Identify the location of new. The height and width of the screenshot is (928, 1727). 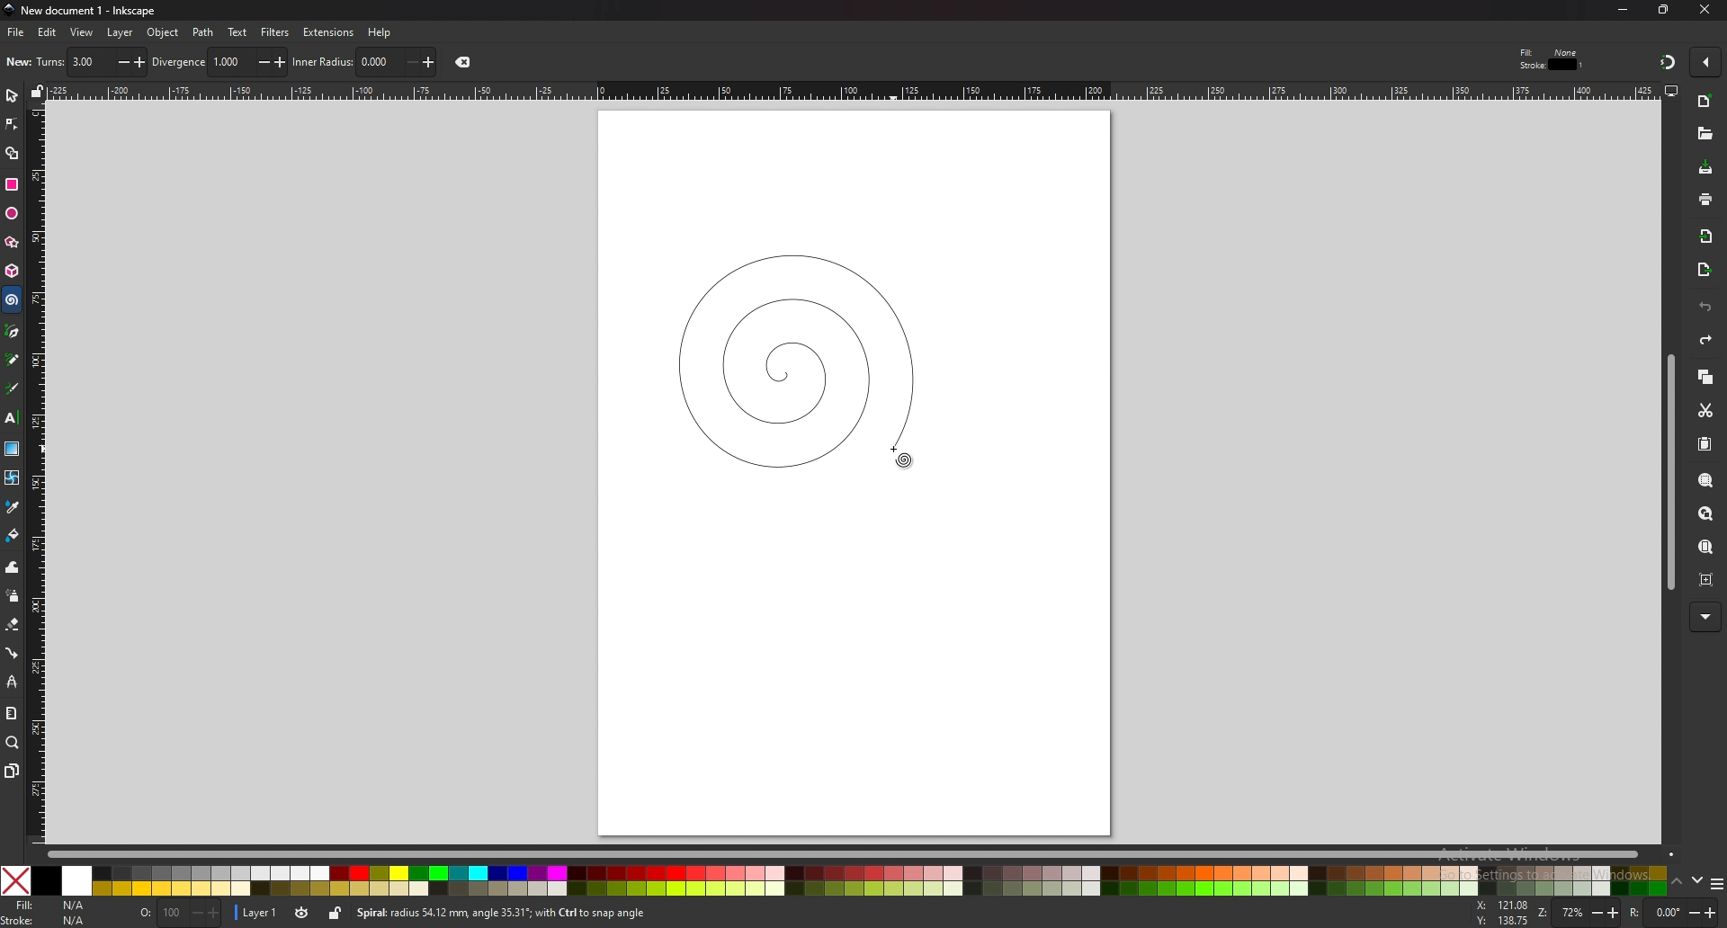
(1705, 102).